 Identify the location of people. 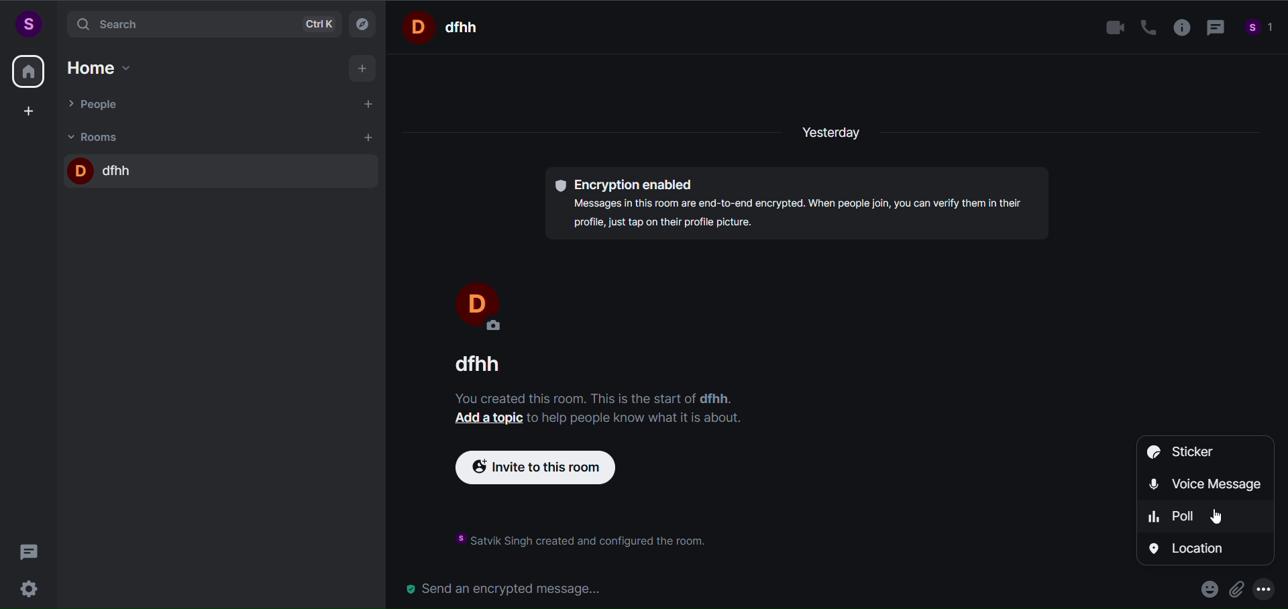
(96, 103).